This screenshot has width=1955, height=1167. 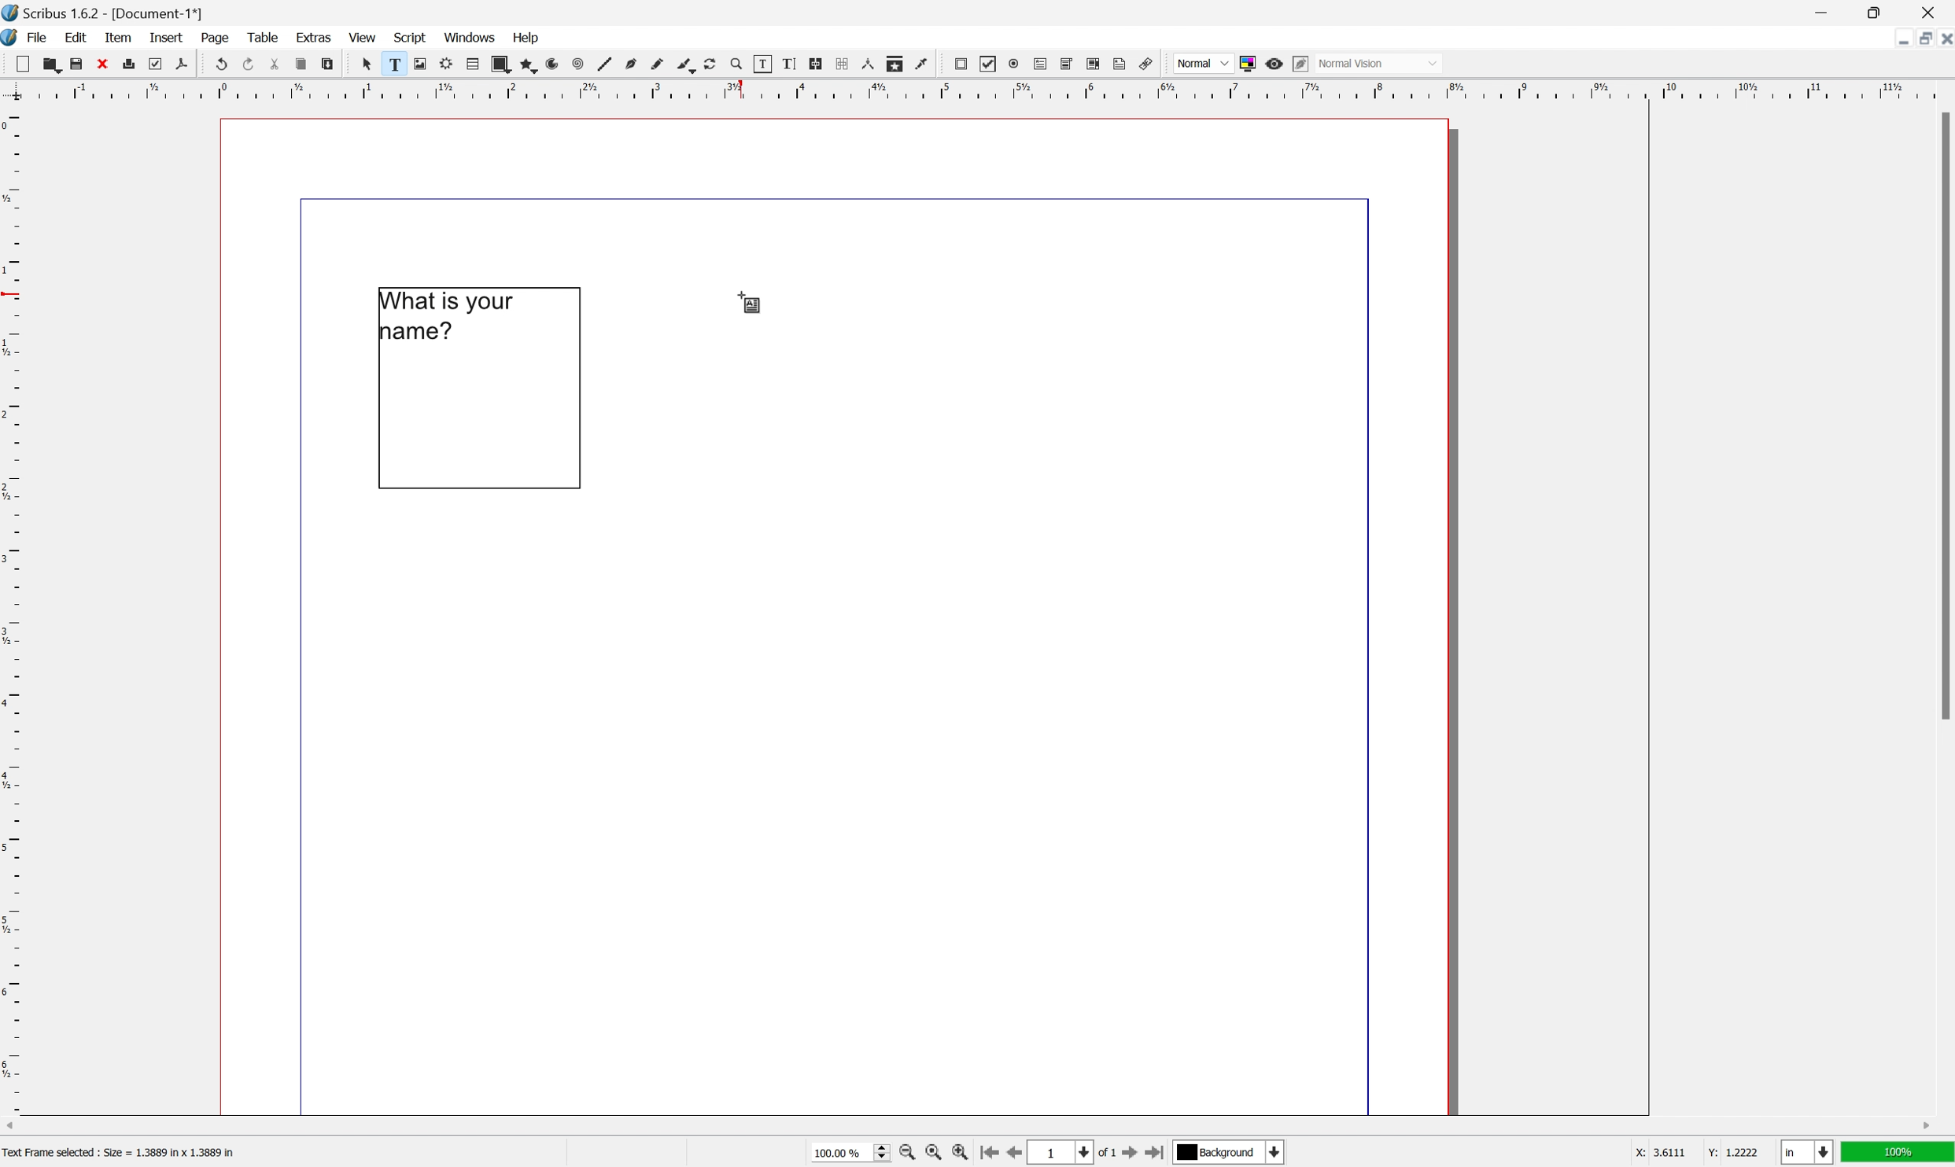 I want to click on table, so click(x=262, y=37).